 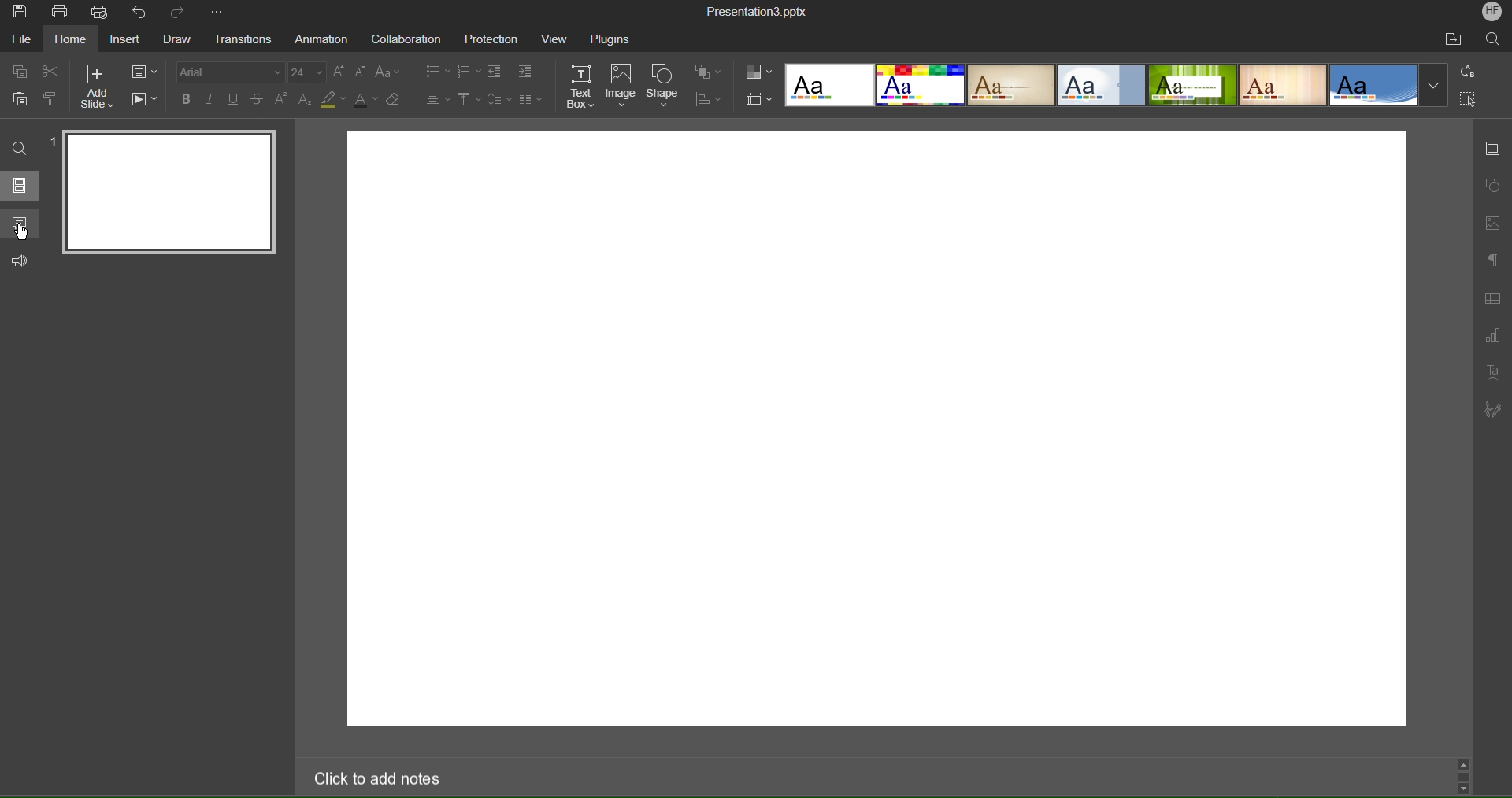 What do you see at coordinates (176, 40) in the screenshot?
I see `Draw` at bounding box center [176, 40].